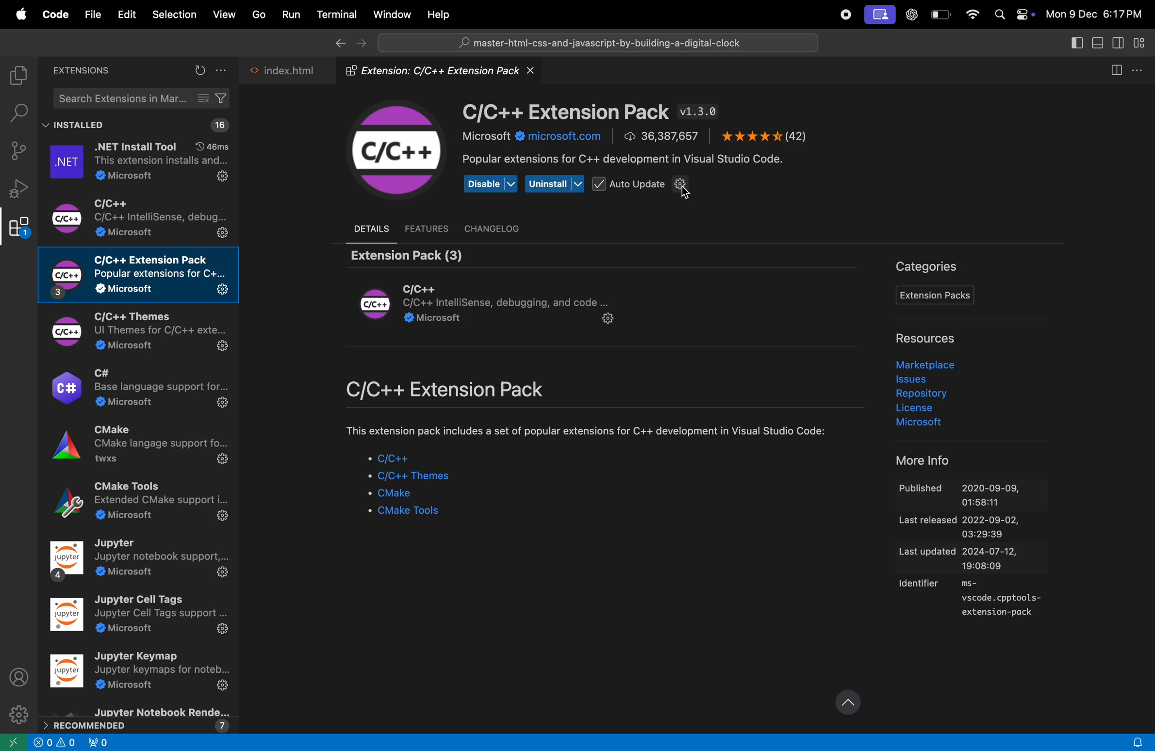  Describe the element at coordinates (395, 149) in the screenshot. I see `C/C++ ` at that location.